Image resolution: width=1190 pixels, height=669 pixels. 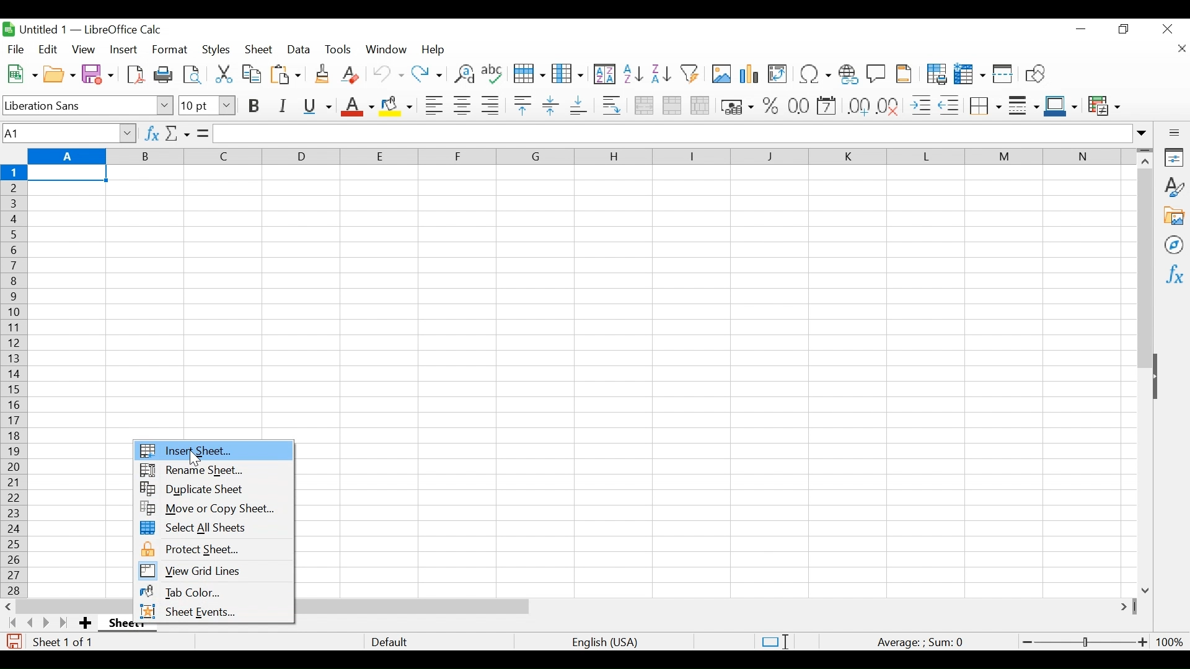 I want to click on Toggle print view, so click(x=193, y=73).